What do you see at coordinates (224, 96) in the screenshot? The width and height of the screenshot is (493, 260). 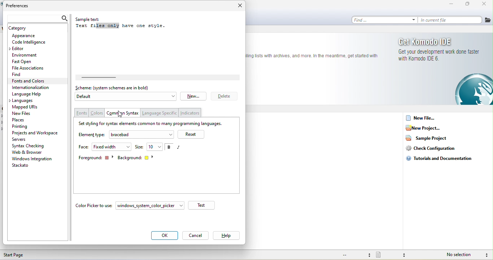 I see `delete` at bounding box center [224, 96].